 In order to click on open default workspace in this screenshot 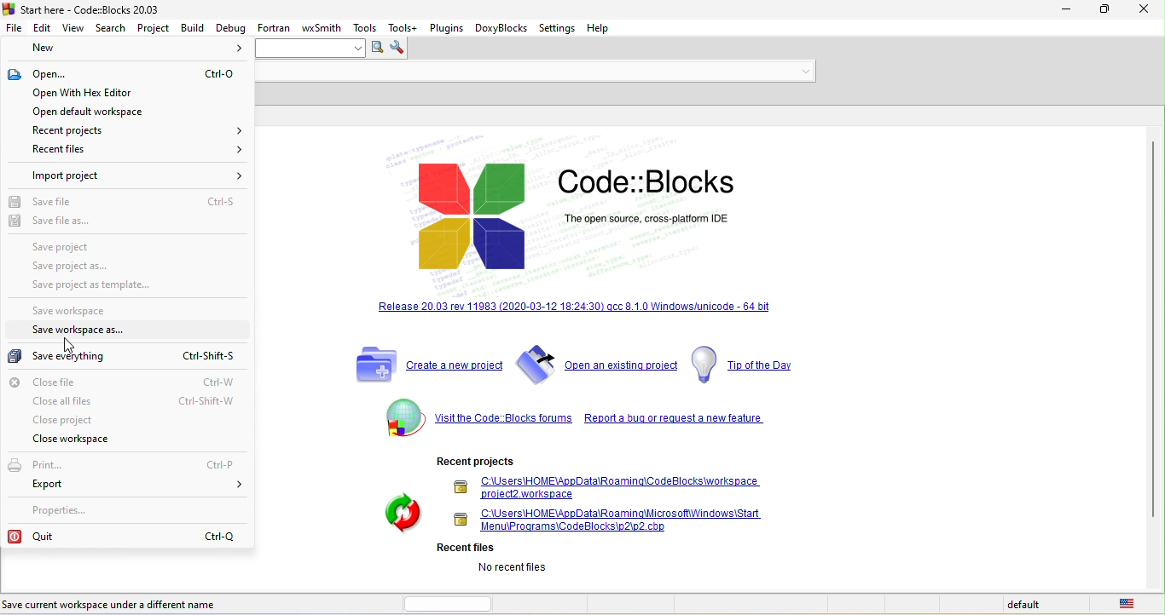, I will do `click(115, 112)`.